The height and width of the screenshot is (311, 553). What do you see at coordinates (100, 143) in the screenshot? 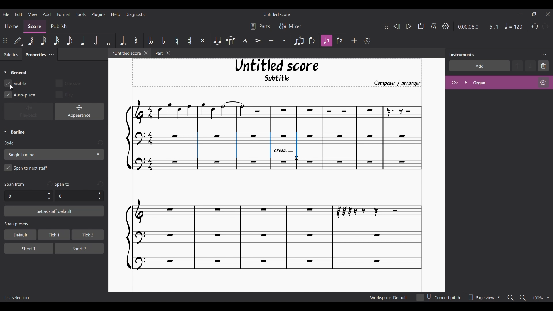
I see `Undo input made` at bounding box center [100, 143].